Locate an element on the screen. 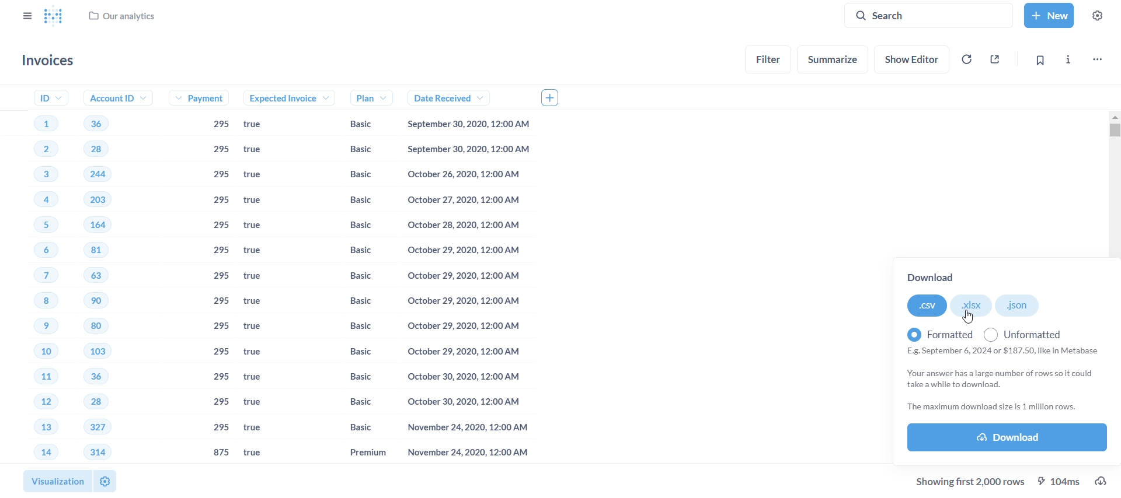 The height and width of the screenshot is (498, 1121). more options is located at coordinates (1096, 58).